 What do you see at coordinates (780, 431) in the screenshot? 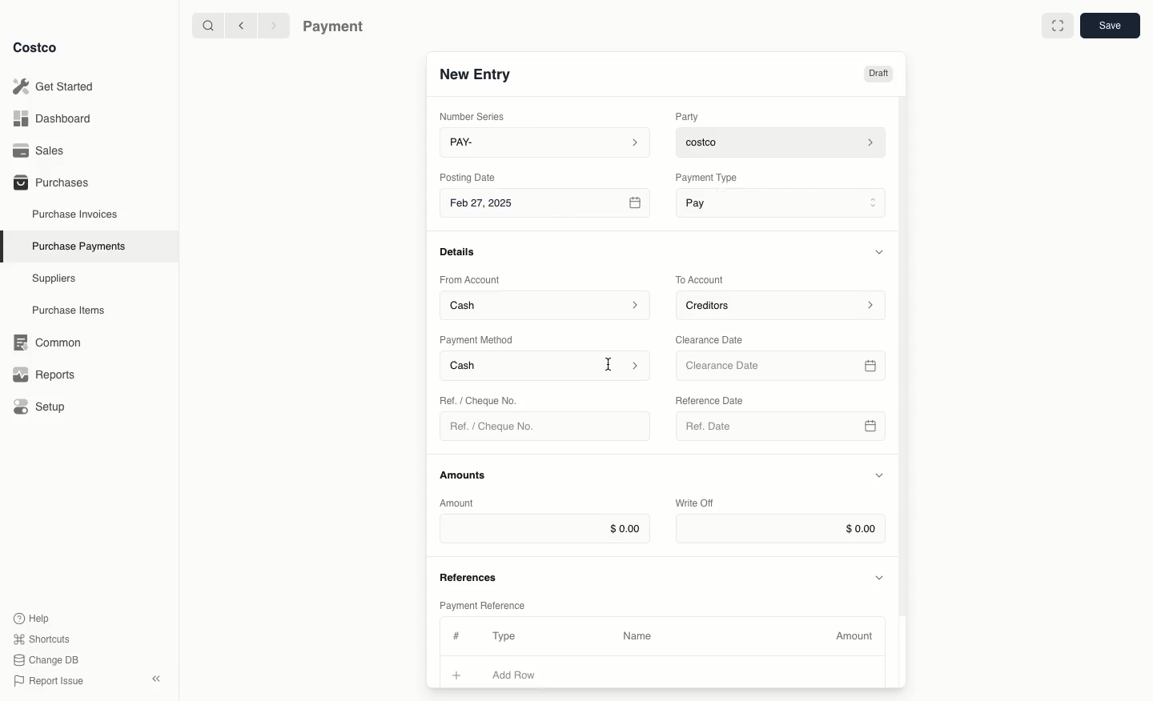
I see `Ref. Date` at bounding box center [780, 431].